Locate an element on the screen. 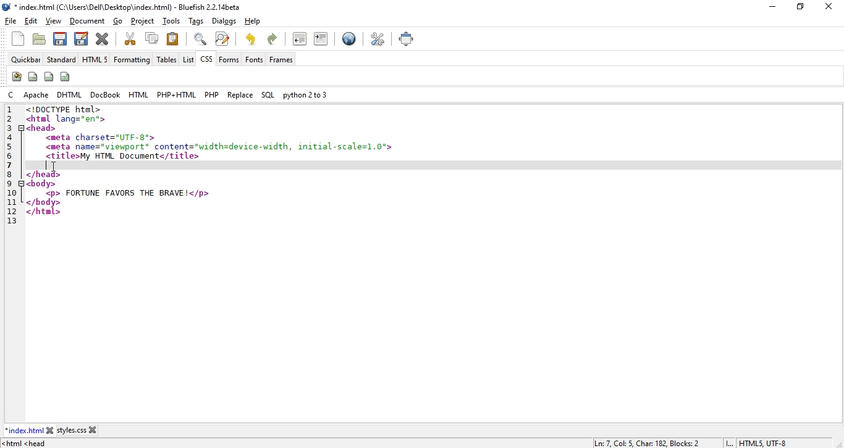 This screenshot has width=844, height=448. fonts is located at coordinates (254, 59).